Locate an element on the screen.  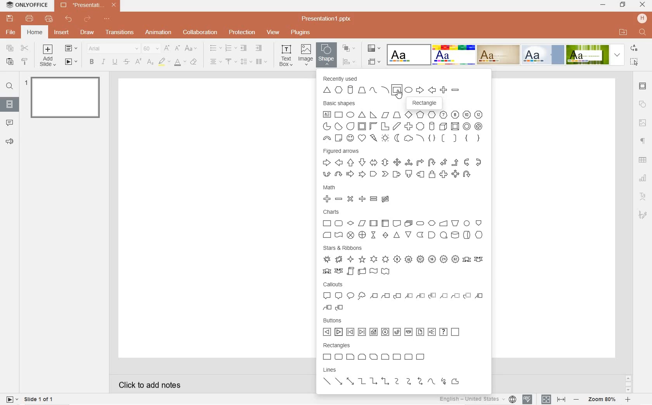
Up Arrow is located at coordinates (350, 163).